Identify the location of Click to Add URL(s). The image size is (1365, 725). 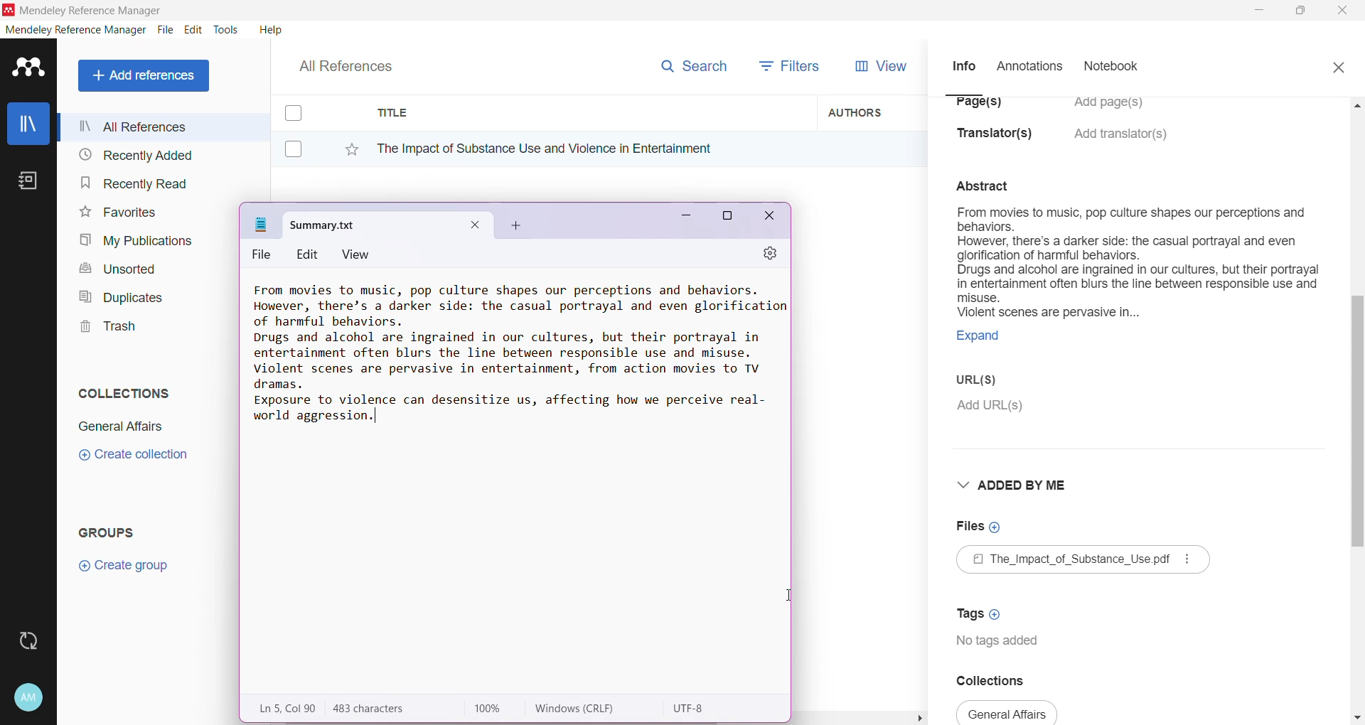
(992, 407).